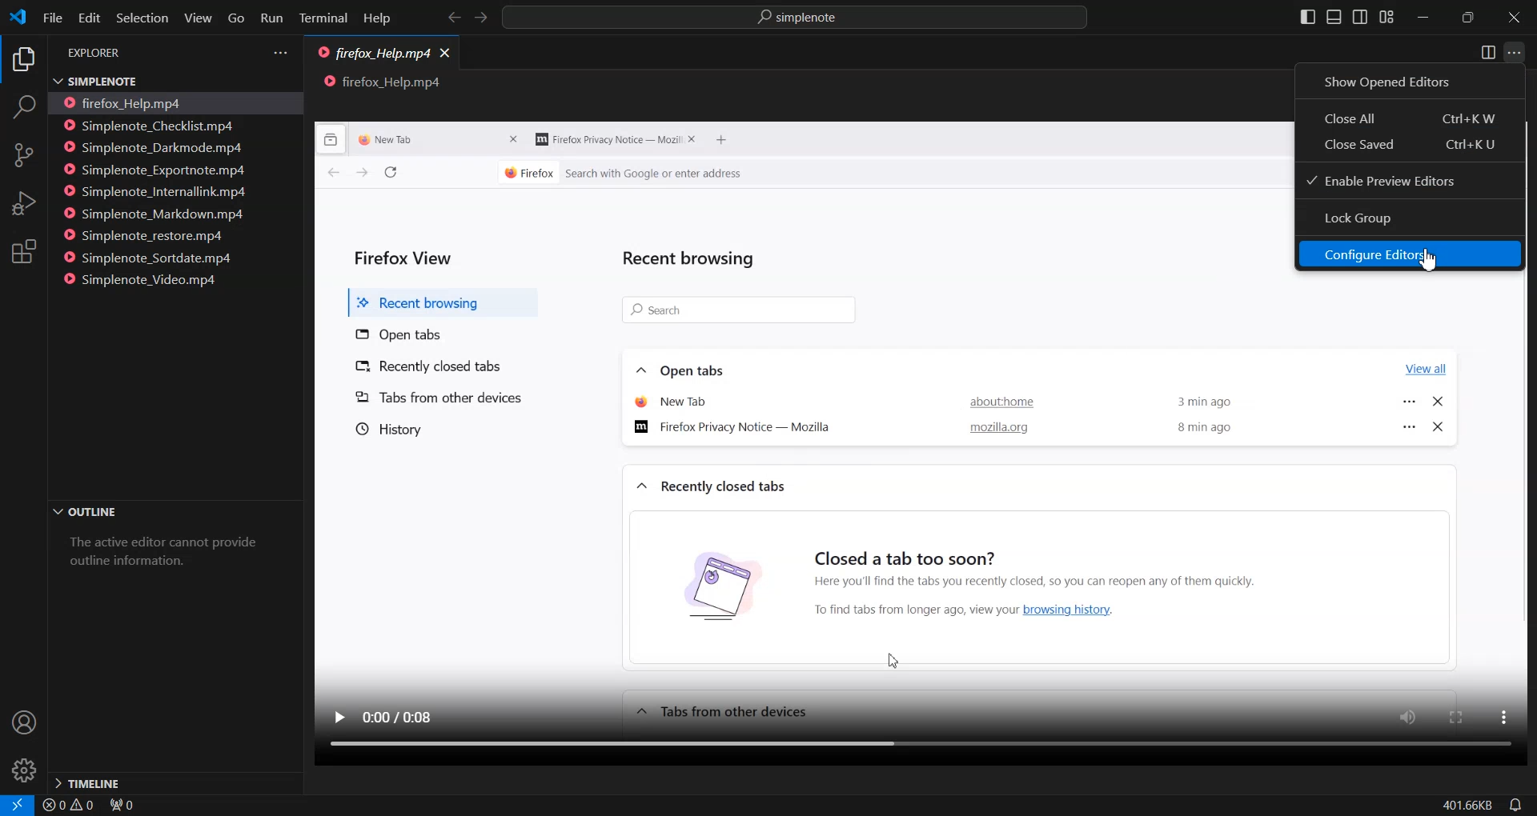  Describe the element at coordinates (1411, 218) in the screenshot. I see `Look Group` at that location.